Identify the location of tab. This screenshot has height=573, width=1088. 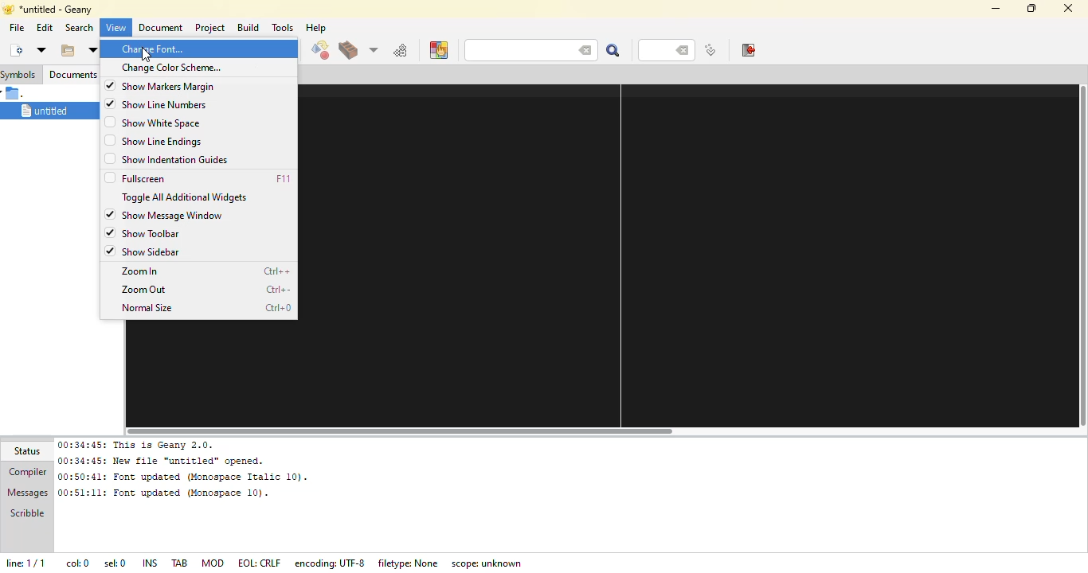
(180, 563).